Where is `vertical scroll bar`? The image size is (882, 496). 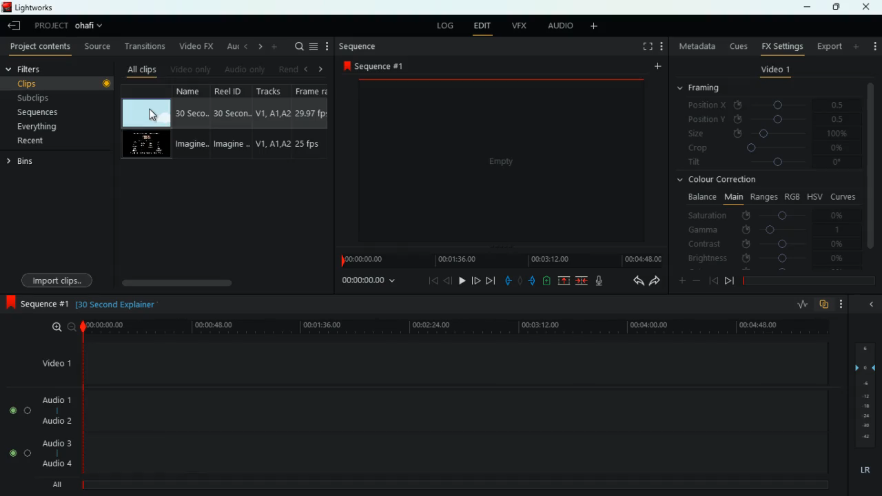
vertical scroll bar is located at coordinates (872, 166).